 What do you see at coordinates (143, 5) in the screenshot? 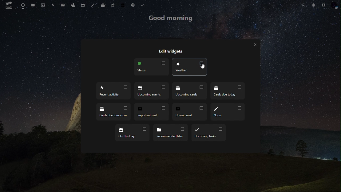
I see `tasks` at bounding box center [143, 5].